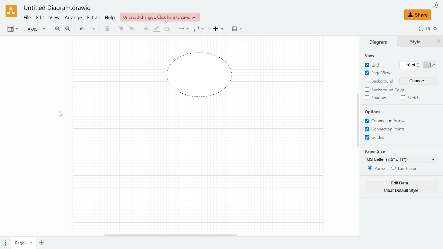  Describe the element at coordinates (57, 29) in the screenshot. I see `Zoom in` at that location.